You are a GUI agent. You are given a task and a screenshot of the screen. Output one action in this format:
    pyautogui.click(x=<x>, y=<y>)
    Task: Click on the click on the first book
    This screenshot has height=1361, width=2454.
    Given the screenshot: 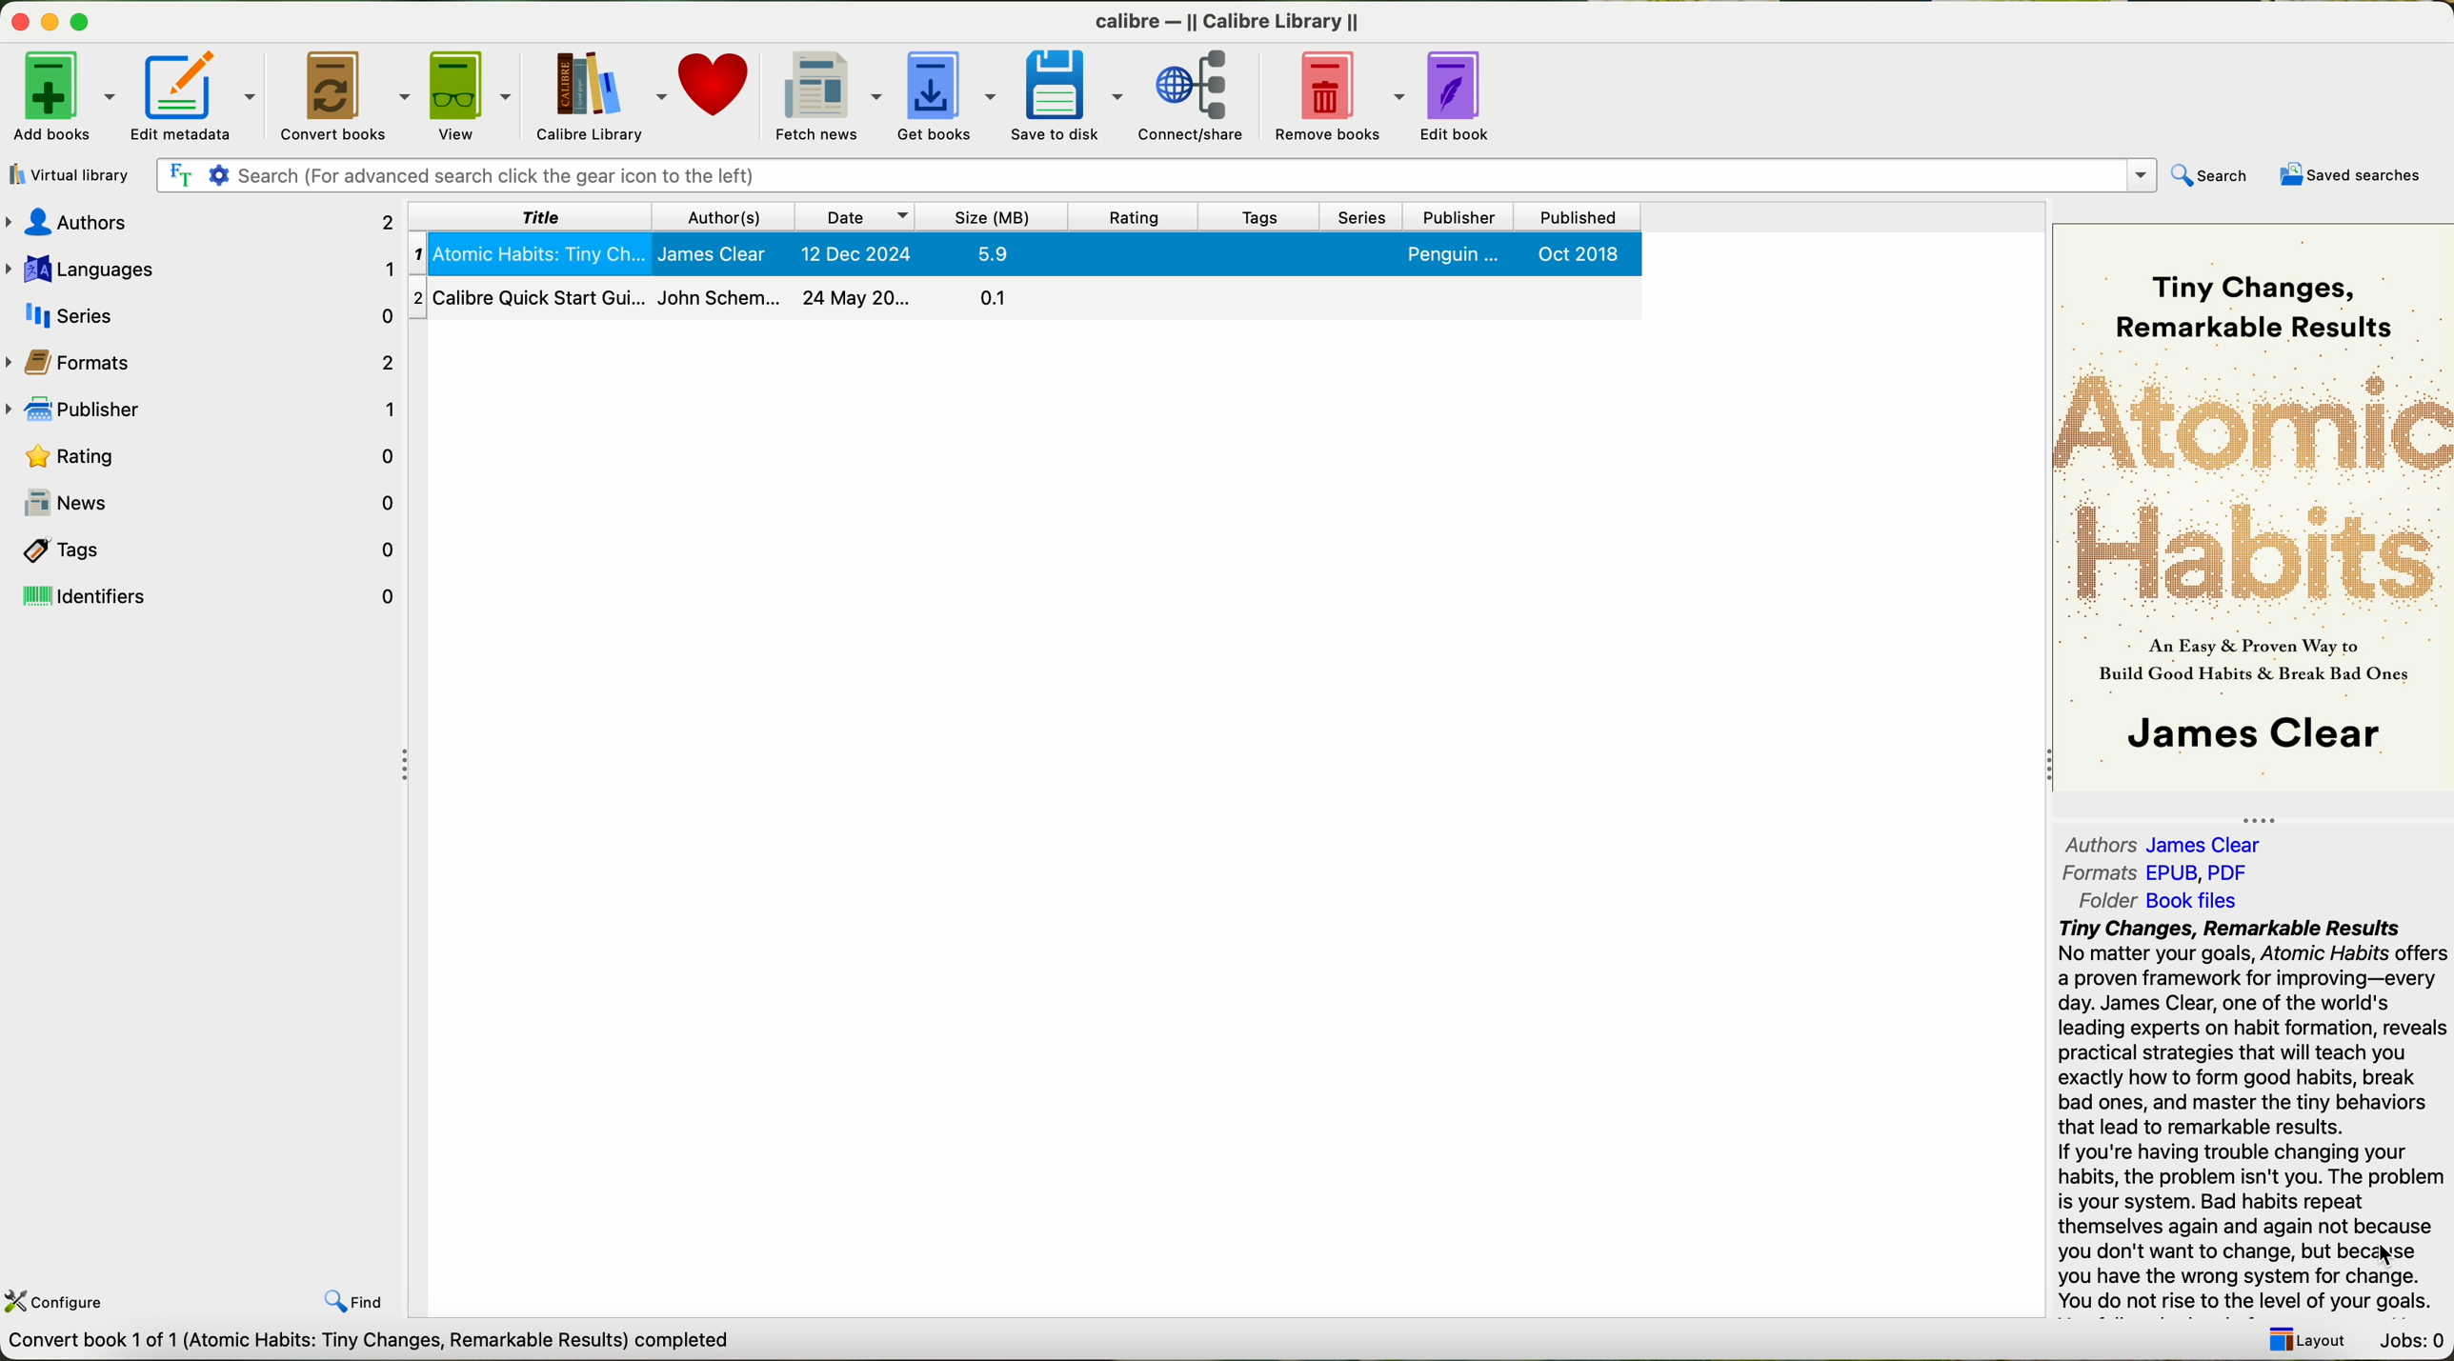 What is the action you would take?
    pyautogui.click(x=1023, y=255)
    